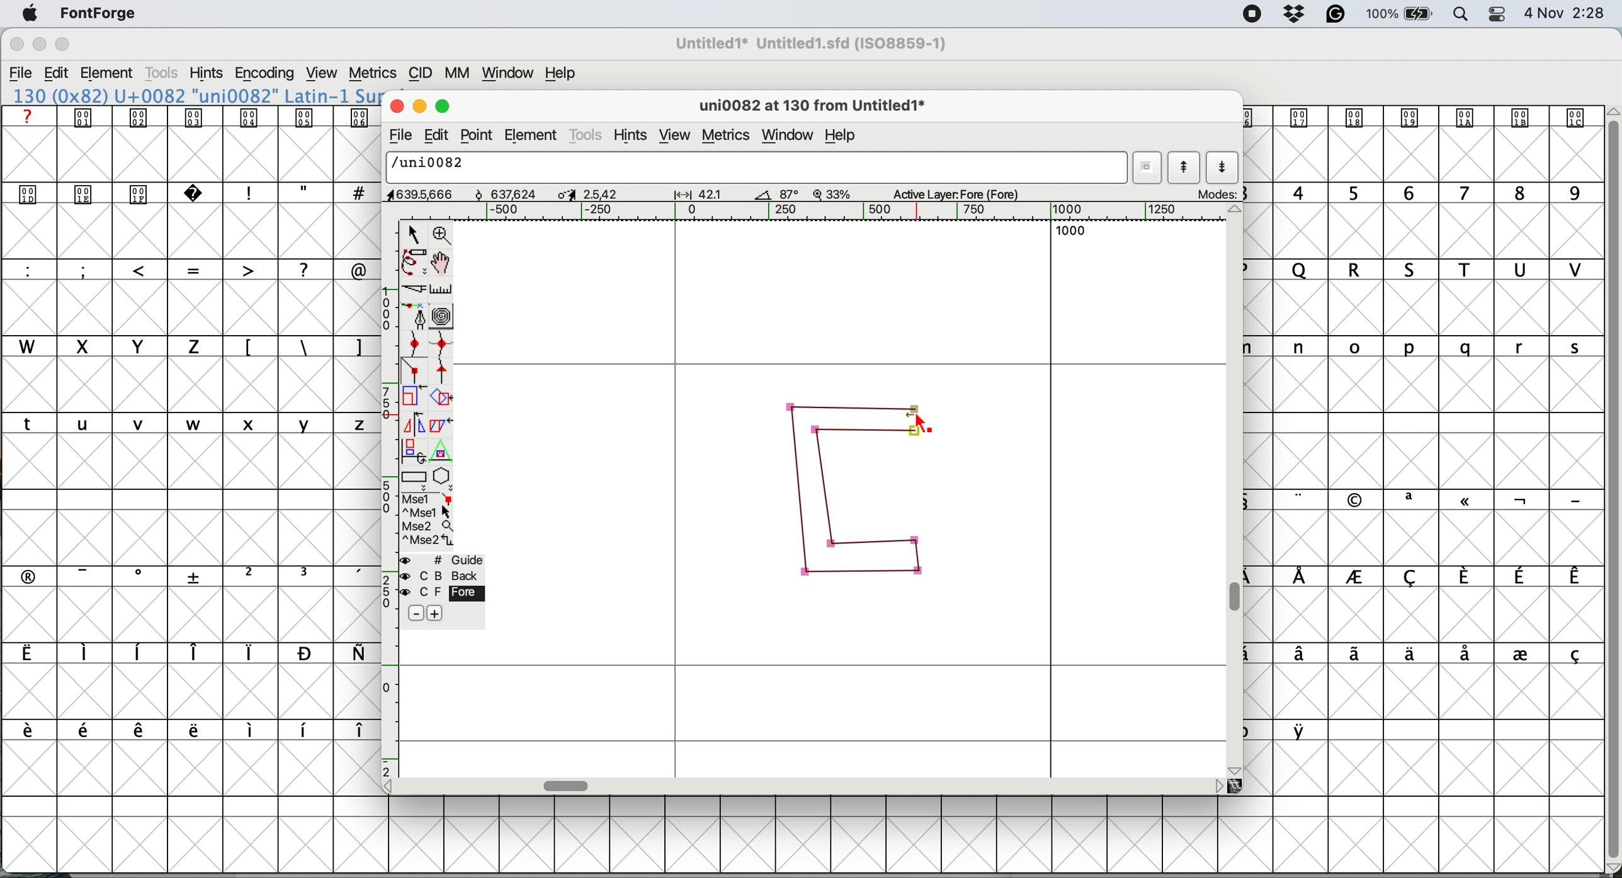  I want to click on scroll button, so click(1218, 785).